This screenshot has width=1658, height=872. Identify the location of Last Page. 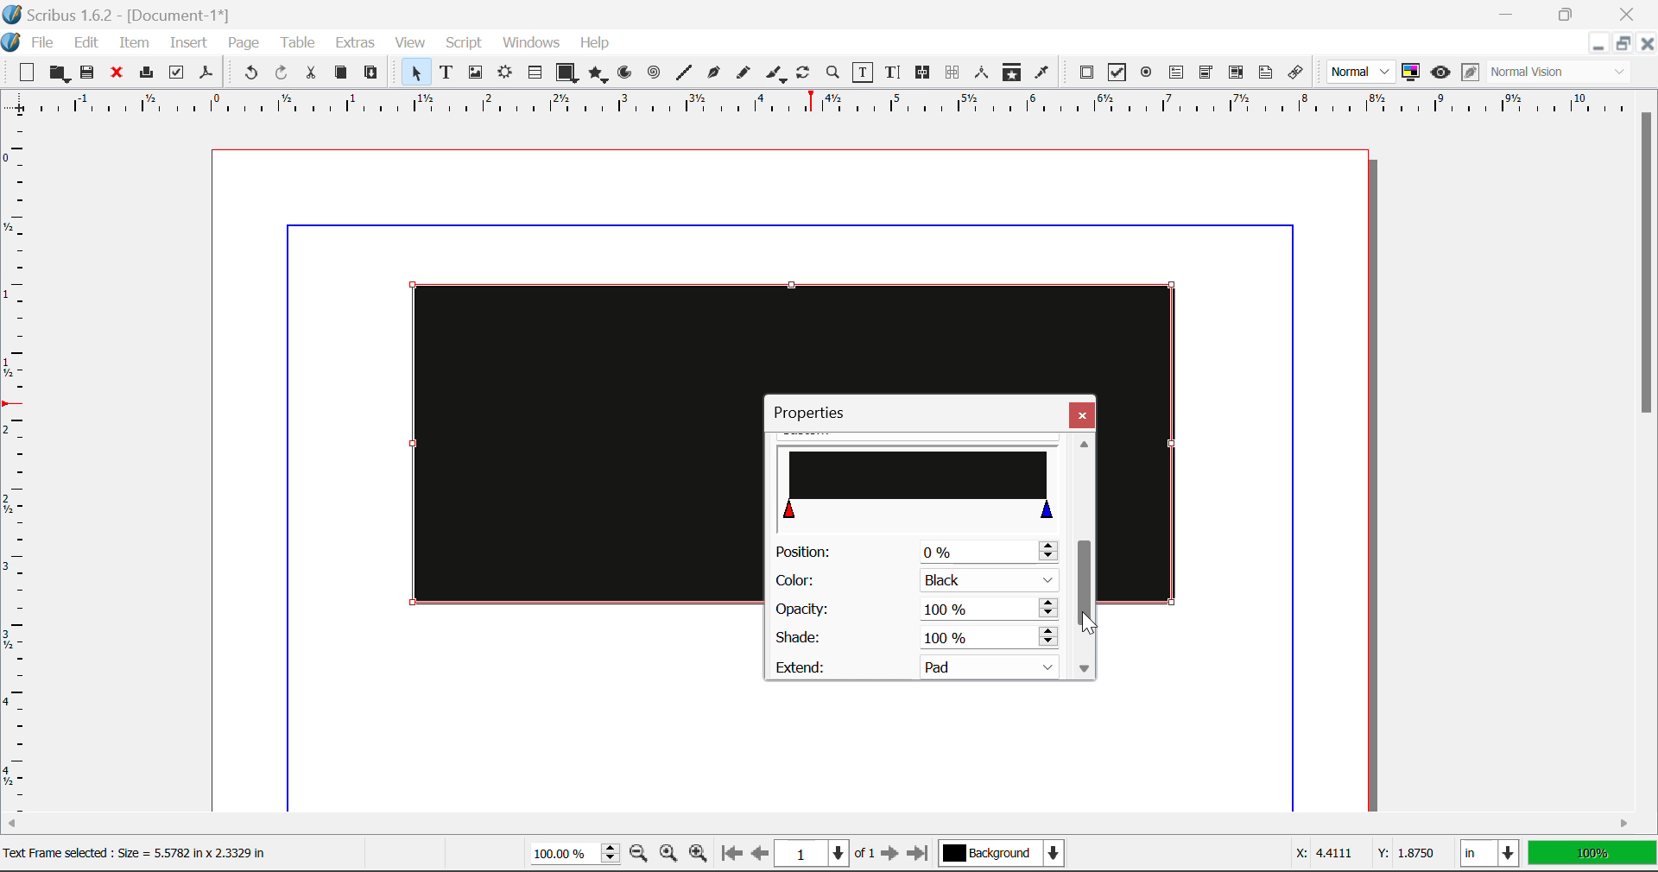
(921, 856).